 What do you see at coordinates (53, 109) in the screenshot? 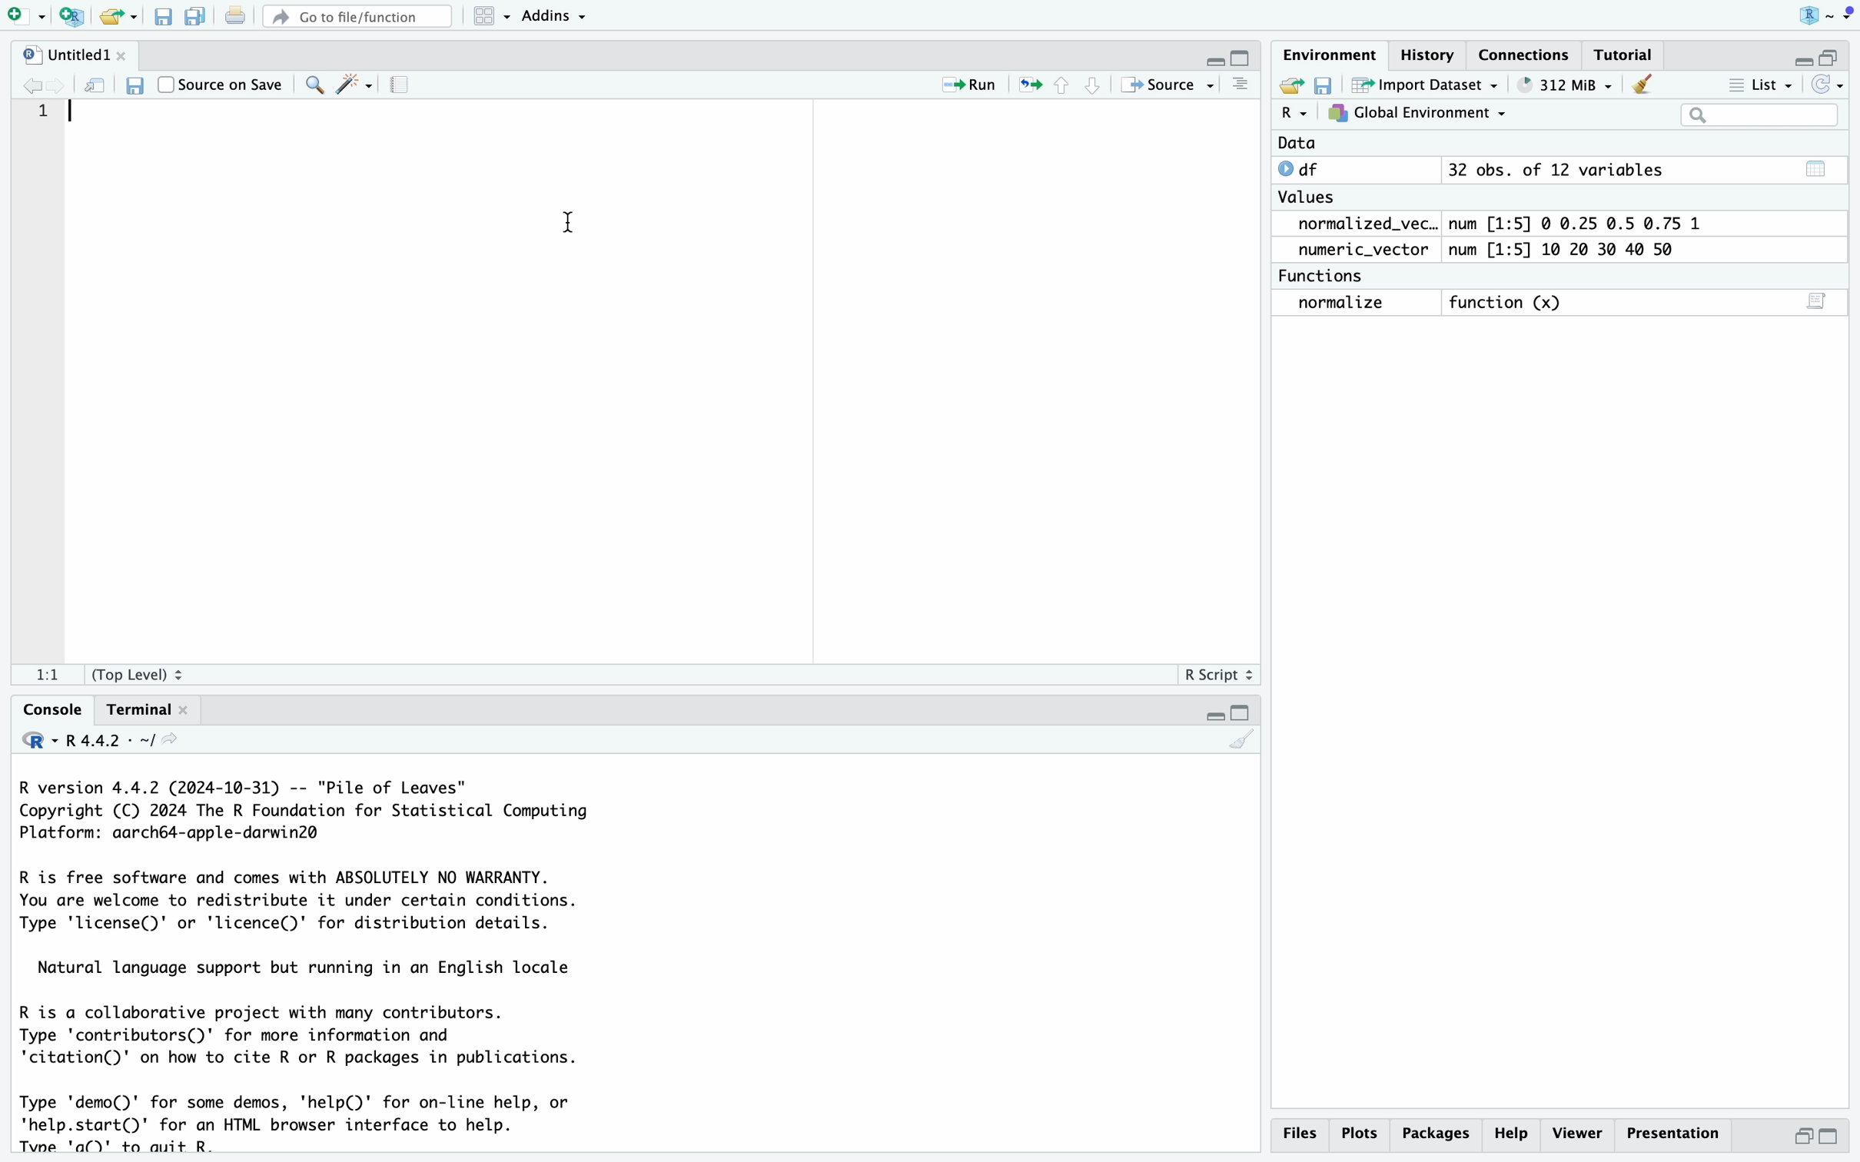
I see `1` at bounding box center [53, 109].